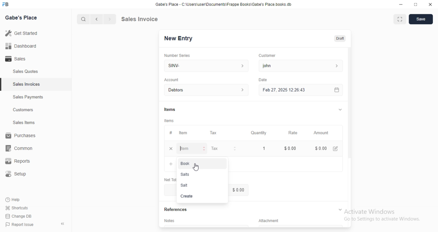  Describe the element at coordinates (21, 46) in the screenshot. I see `Dashboard` at that location.